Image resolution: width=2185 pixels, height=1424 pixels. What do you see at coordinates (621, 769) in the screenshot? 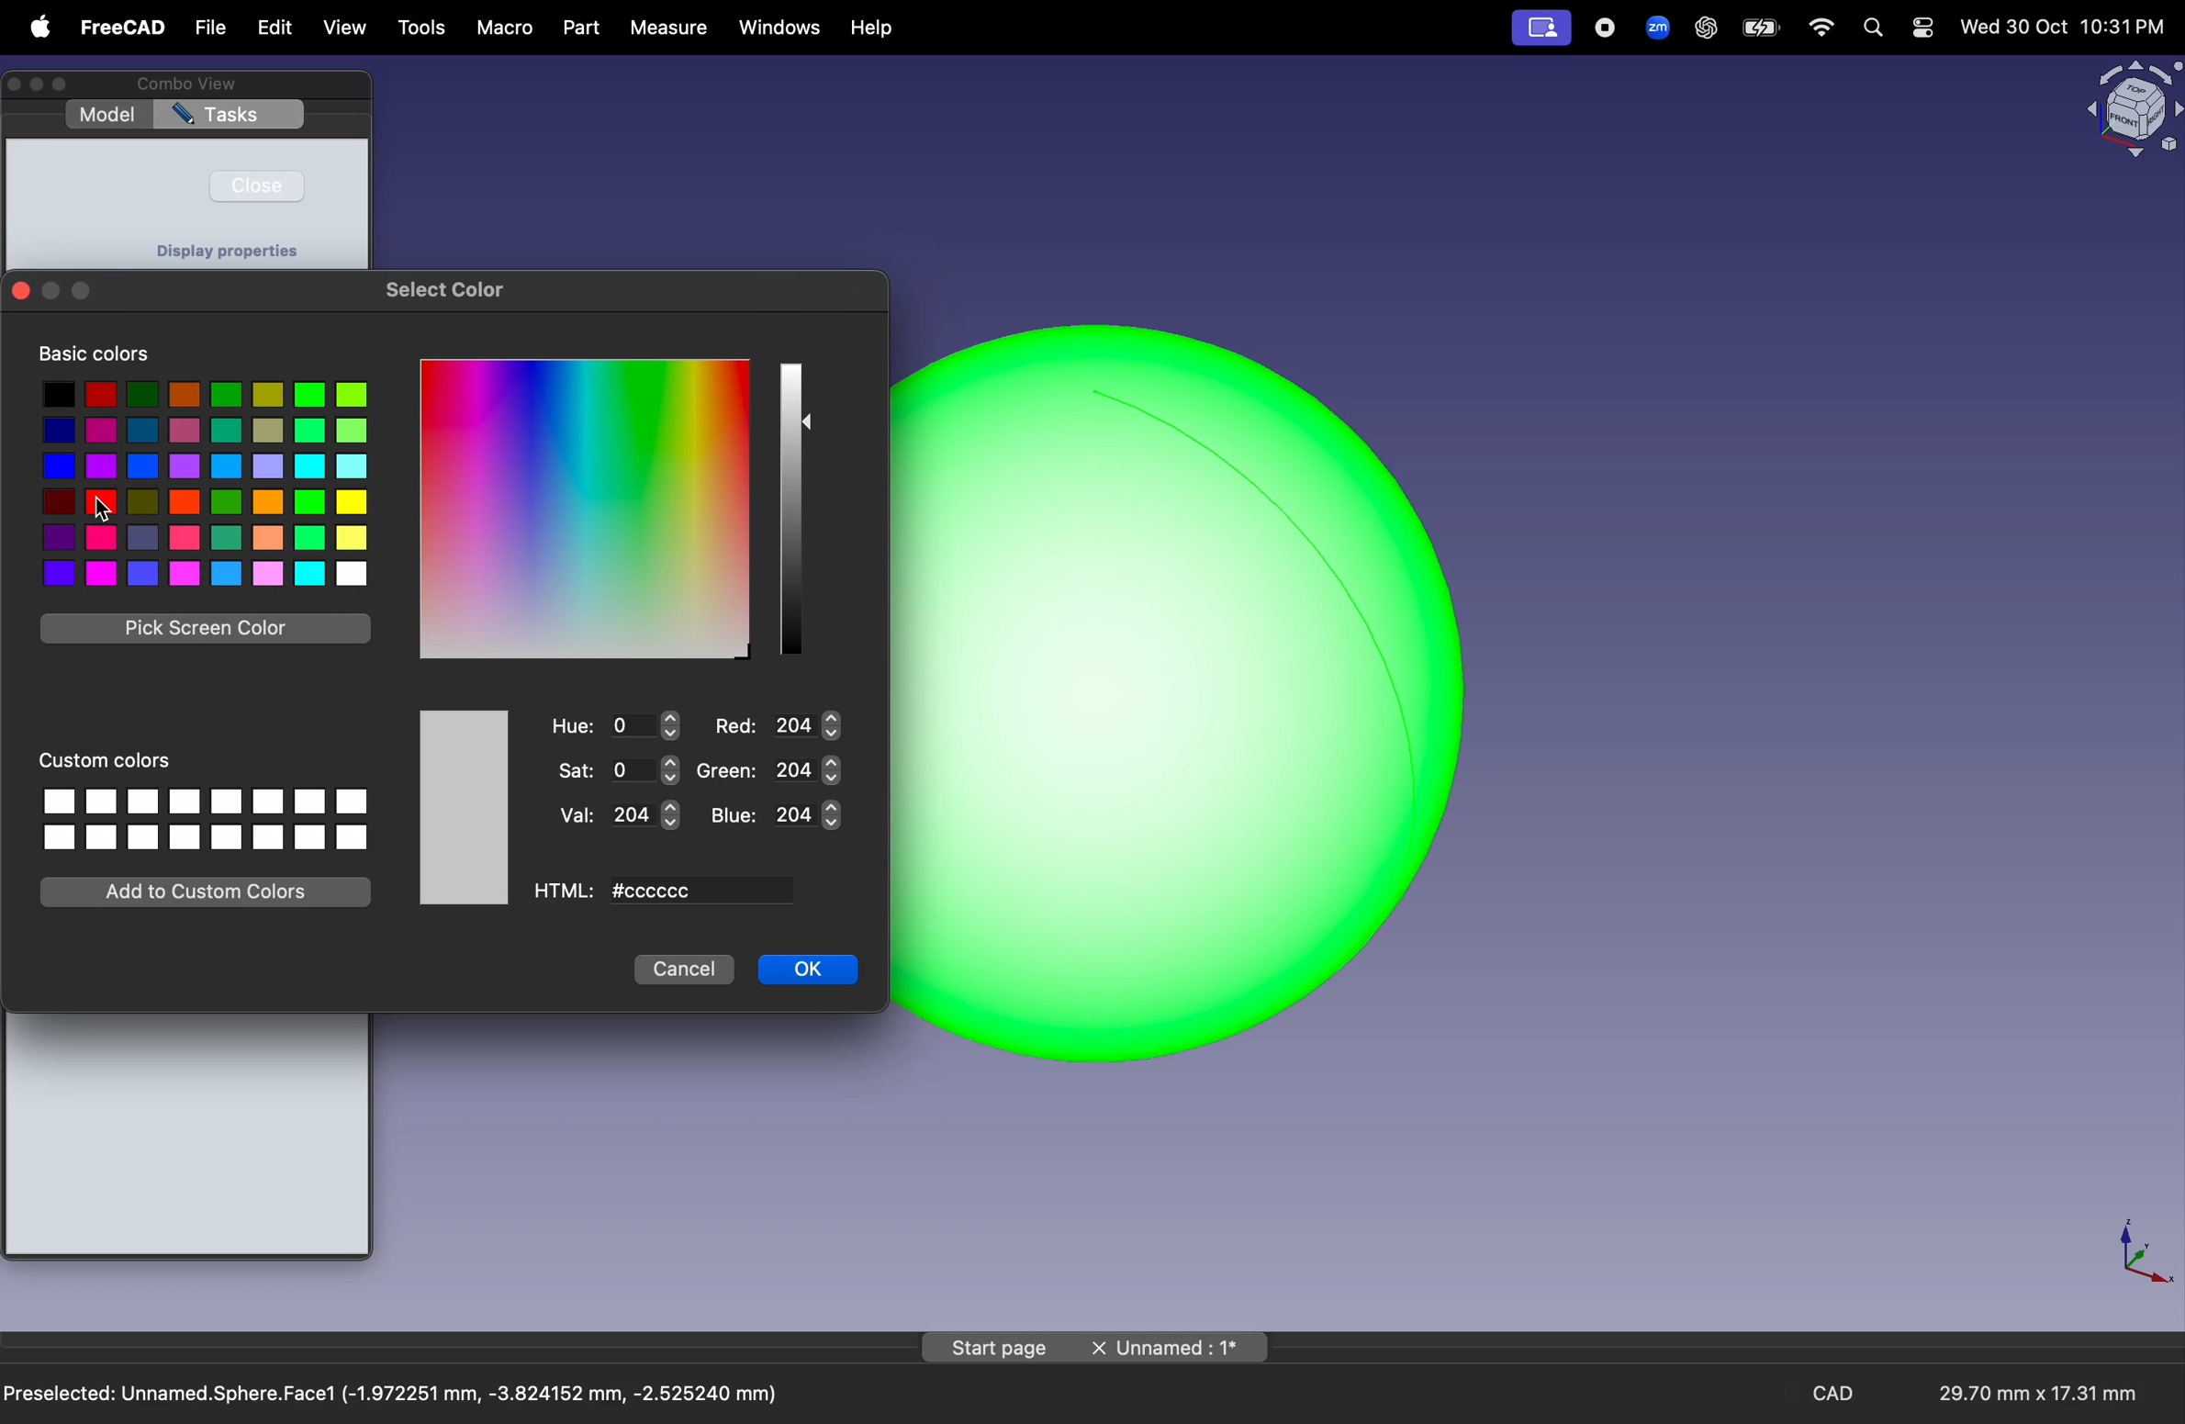
I see `salt` at bounding box center [621, 769].